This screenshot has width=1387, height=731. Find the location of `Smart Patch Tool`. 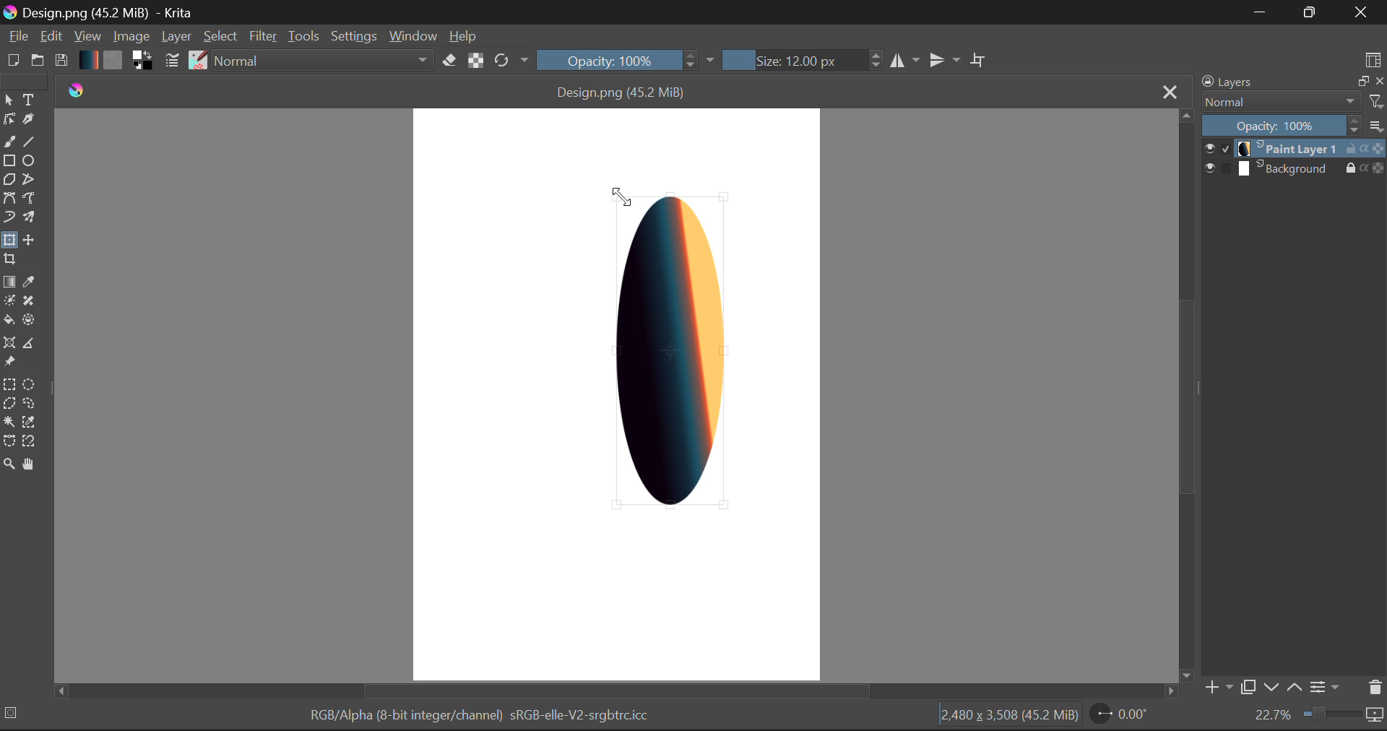

Smart Patch Tool is located at coordinates (30, 300).